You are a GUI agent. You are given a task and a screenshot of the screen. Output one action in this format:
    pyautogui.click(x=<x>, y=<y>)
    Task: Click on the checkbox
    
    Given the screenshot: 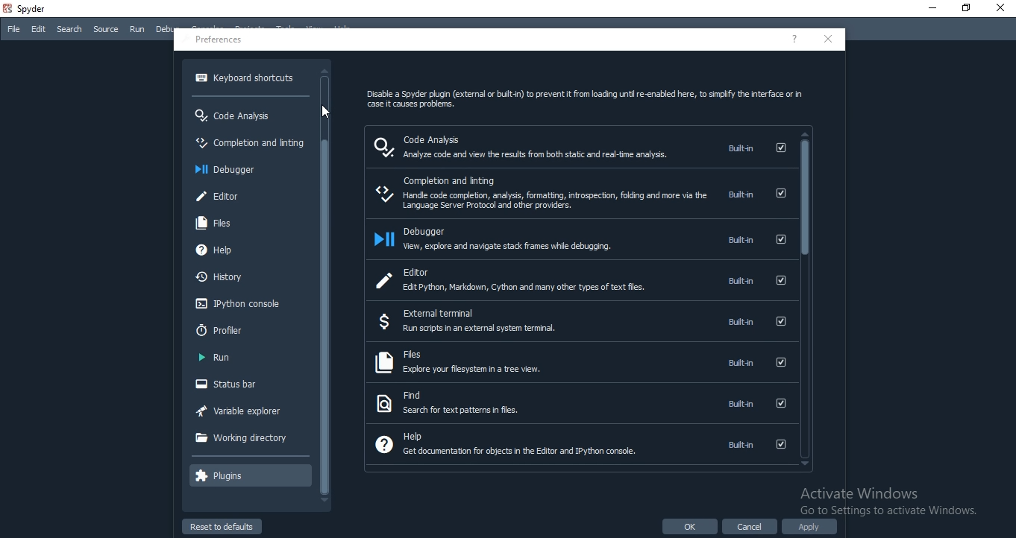 What is the action you would take?
    pyautogui.click(x=780, y=240)
    